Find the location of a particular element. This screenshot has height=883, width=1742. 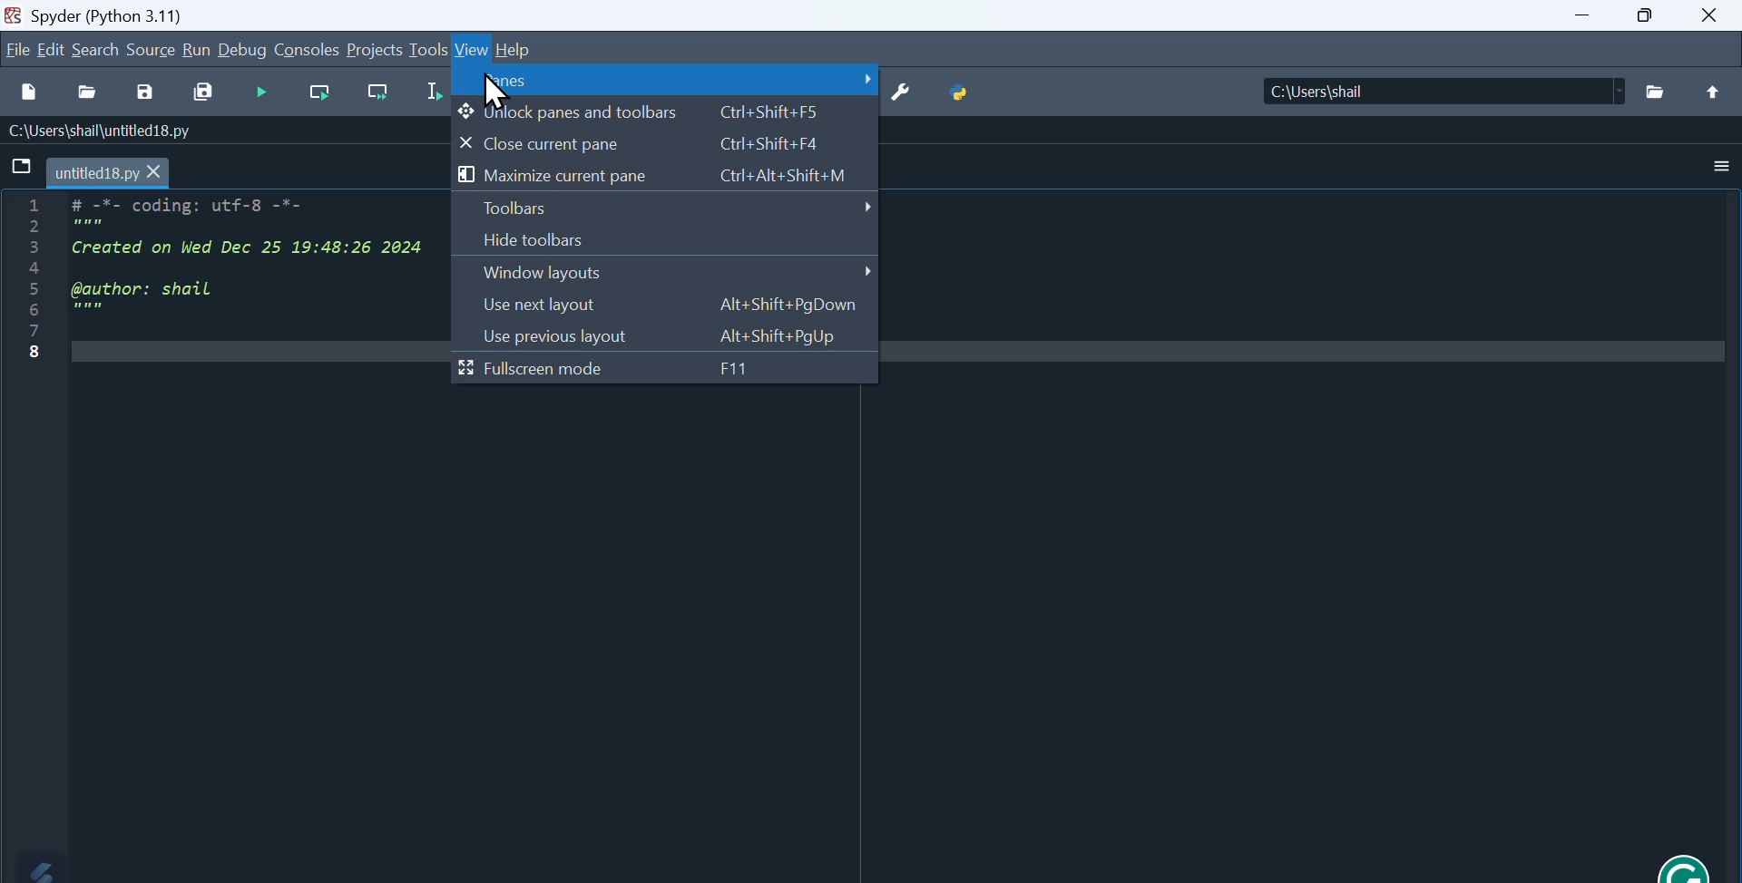

Close is located at coordinates (1708, 17).